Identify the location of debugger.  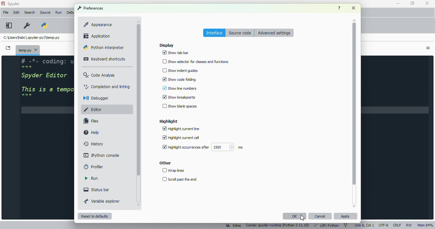
(97, 98).